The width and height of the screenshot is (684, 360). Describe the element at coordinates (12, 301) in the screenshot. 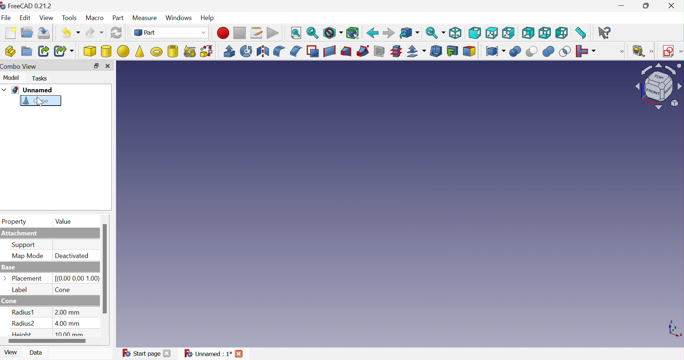

I see `Cone` at that location.